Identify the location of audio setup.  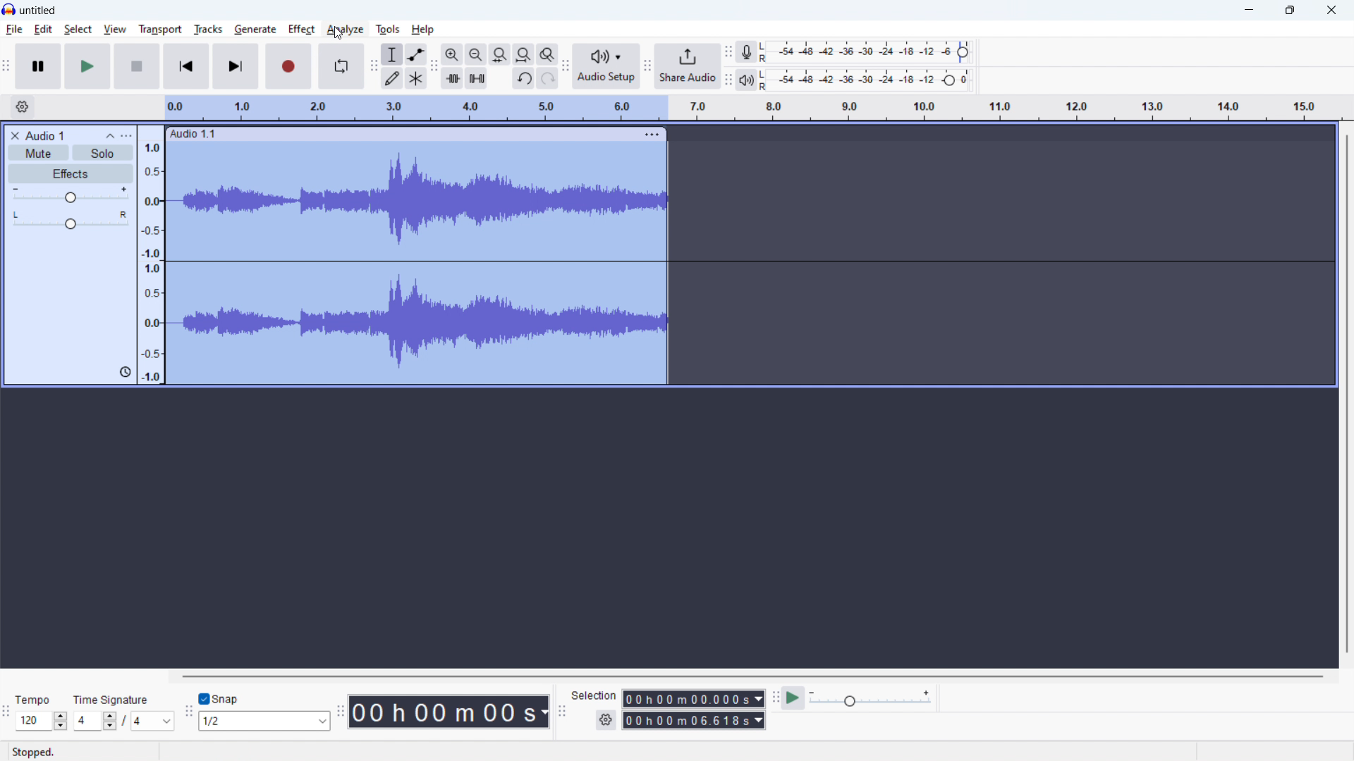
(566, 67).